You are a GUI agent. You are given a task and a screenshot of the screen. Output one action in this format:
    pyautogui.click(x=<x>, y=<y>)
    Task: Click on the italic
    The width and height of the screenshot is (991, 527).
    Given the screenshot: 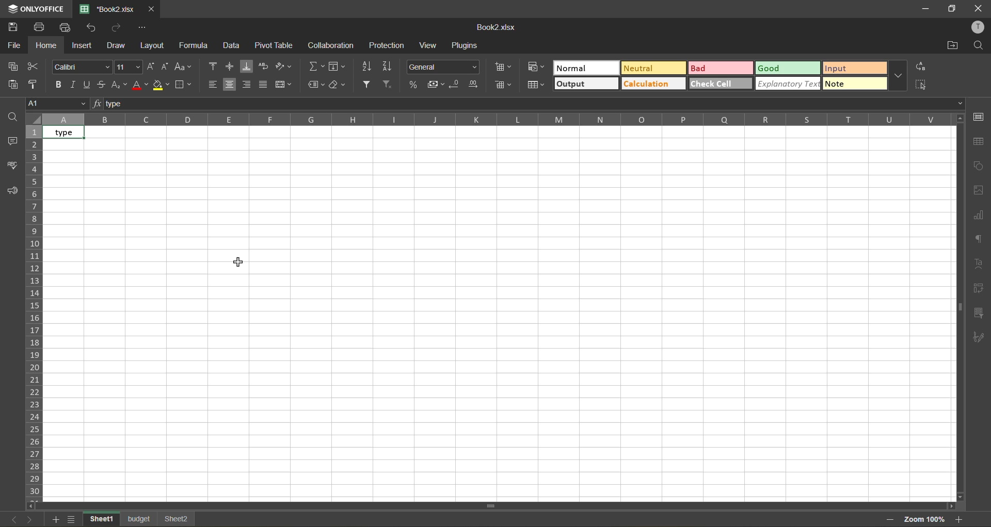 What is the action you would take?
    pyautogui.click(x=74, y=85)
    